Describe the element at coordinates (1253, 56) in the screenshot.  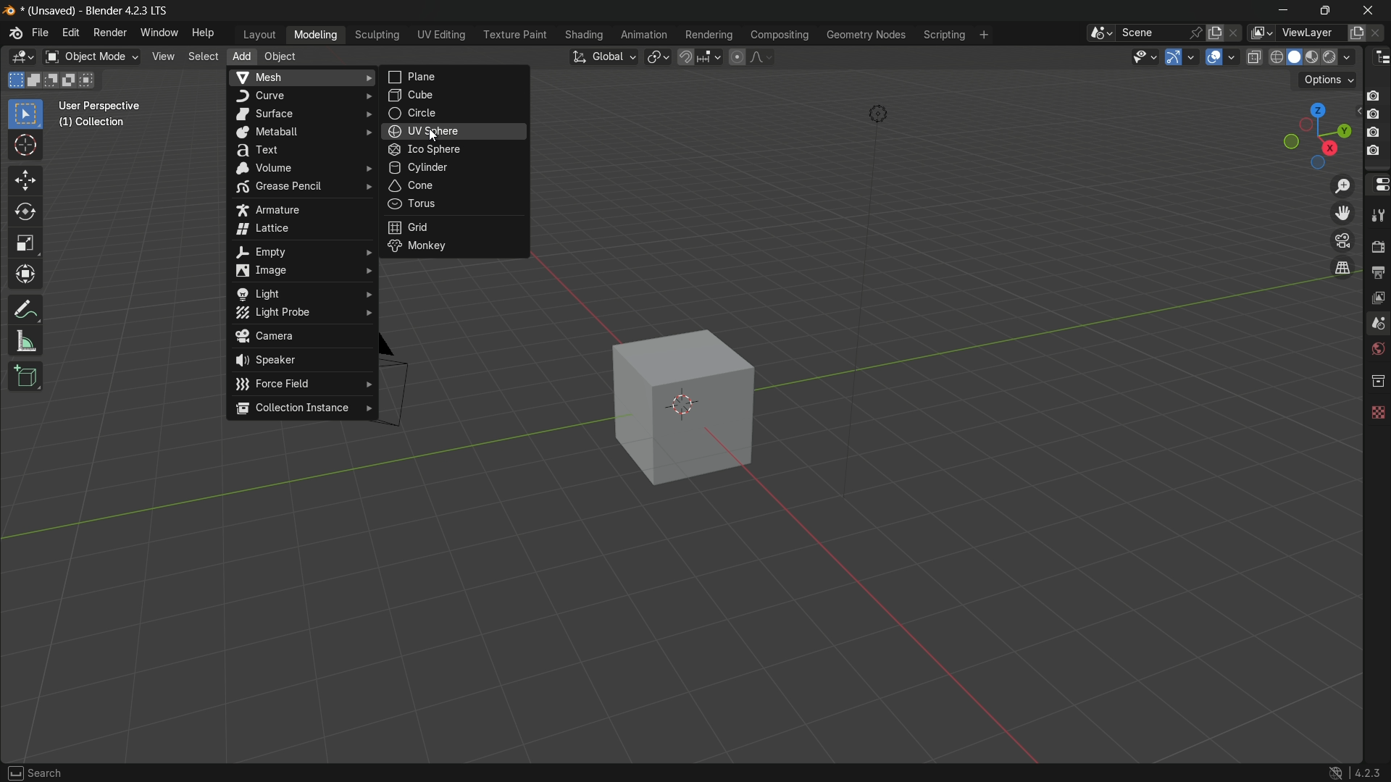
I see `toggle x ray` at that location.